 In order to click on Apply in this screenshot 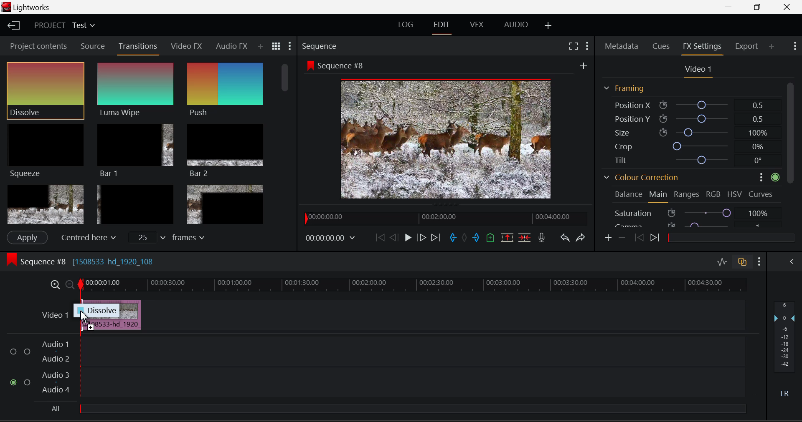, I will do `click(27, 238)`.